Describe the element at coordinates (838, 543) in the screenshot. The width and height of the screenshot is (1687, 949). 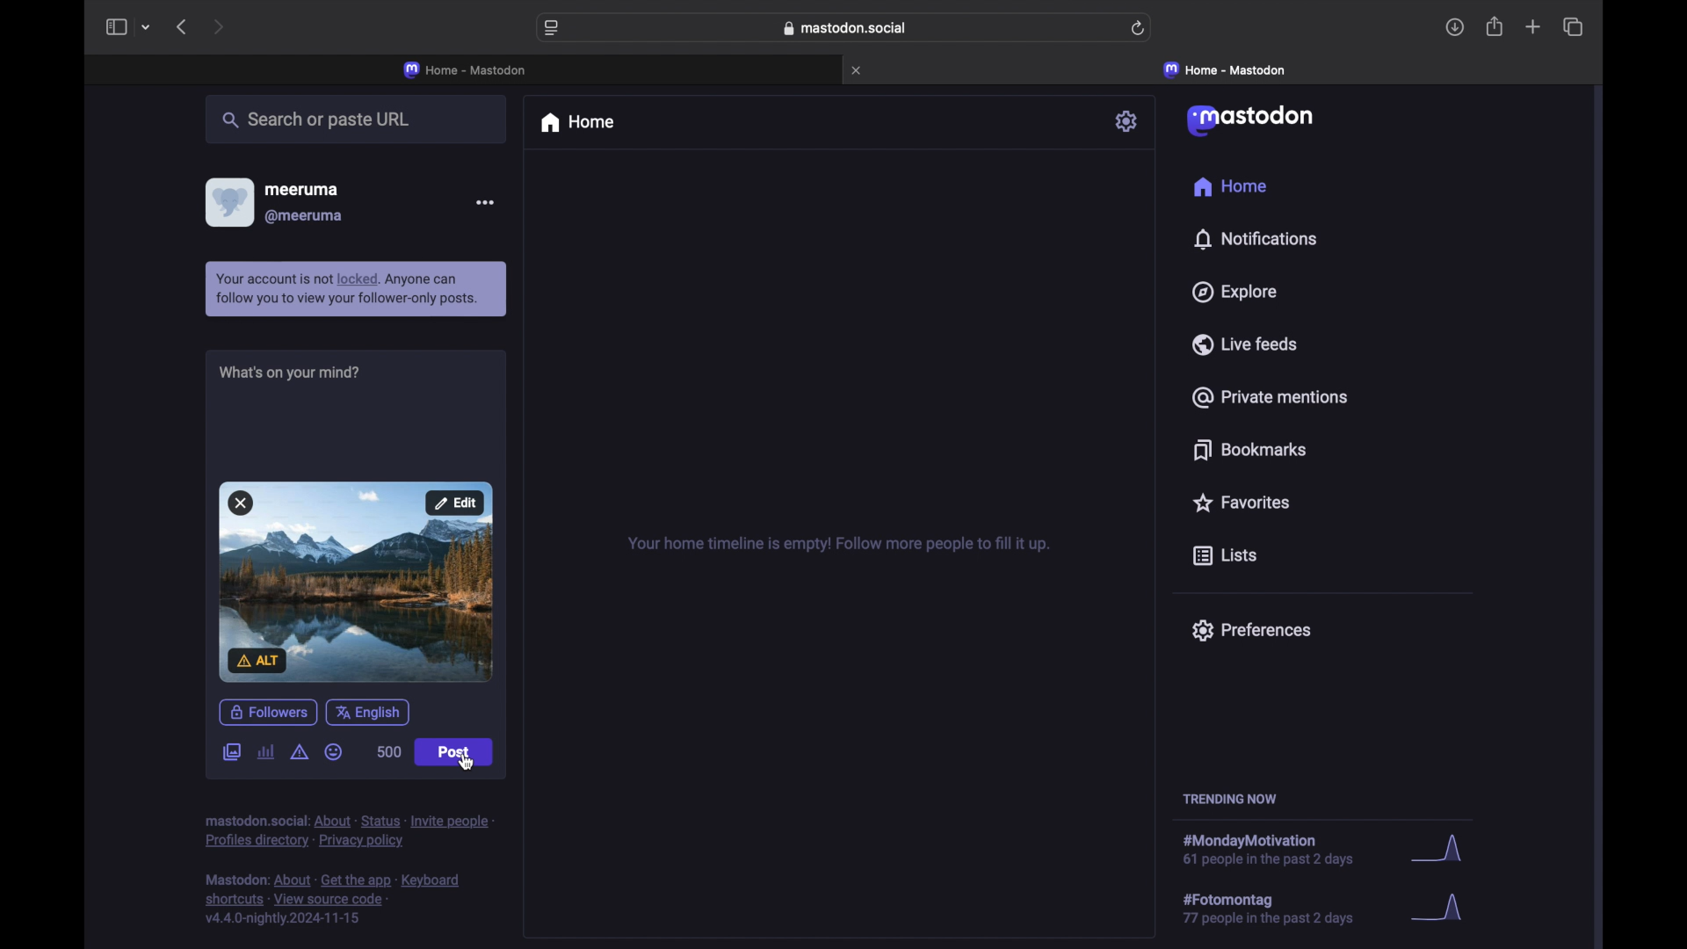
I see `your  home timeline is empty! follow more people to fill it up` at that location.